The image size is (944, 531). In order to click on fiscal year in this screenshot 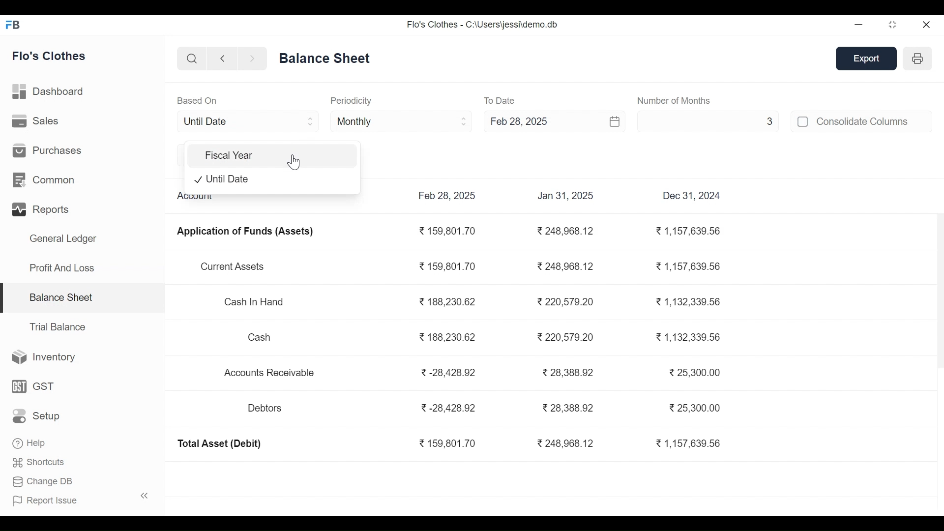, I will do `click(272, 155)`.